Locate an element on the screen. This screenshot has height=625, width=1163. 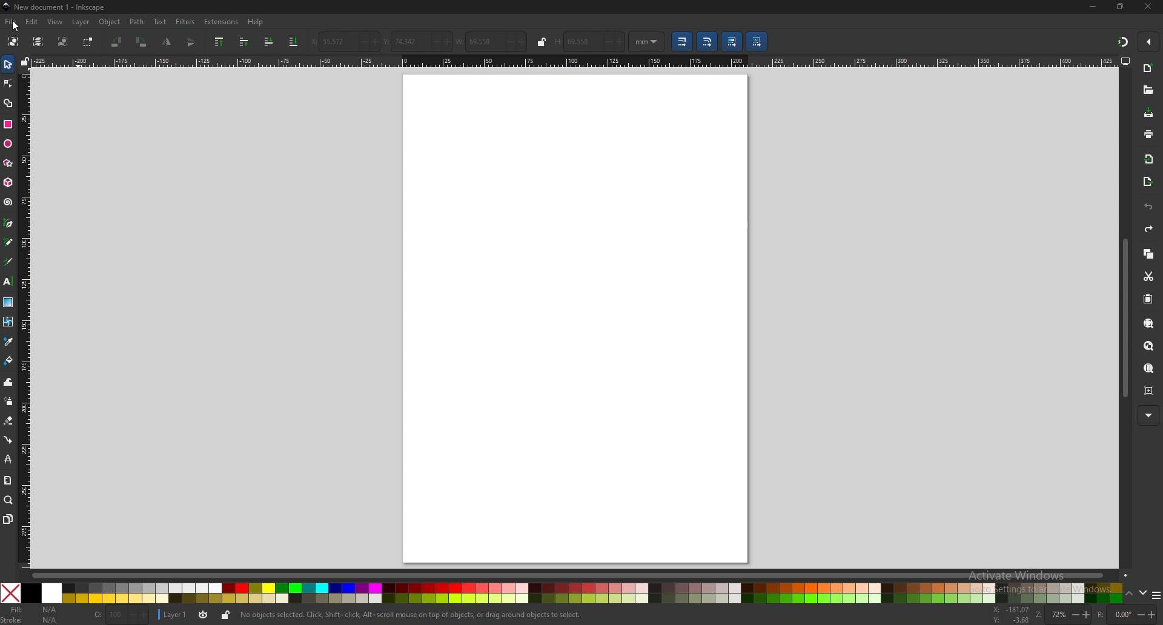
spiral is located at coordinates (8, 202).